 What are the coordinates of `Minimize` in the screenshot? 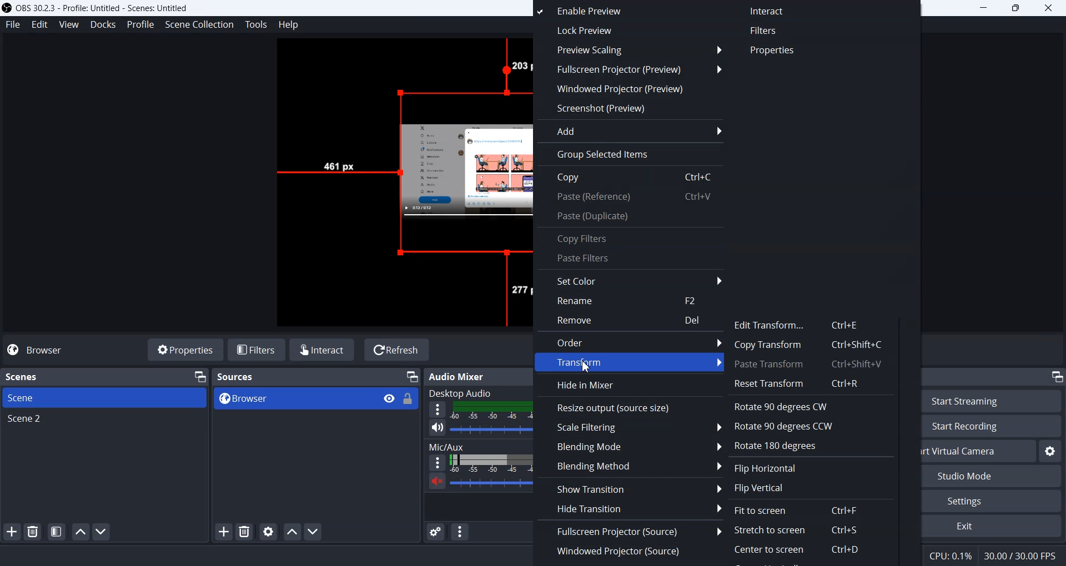 It's located at (986, 9).